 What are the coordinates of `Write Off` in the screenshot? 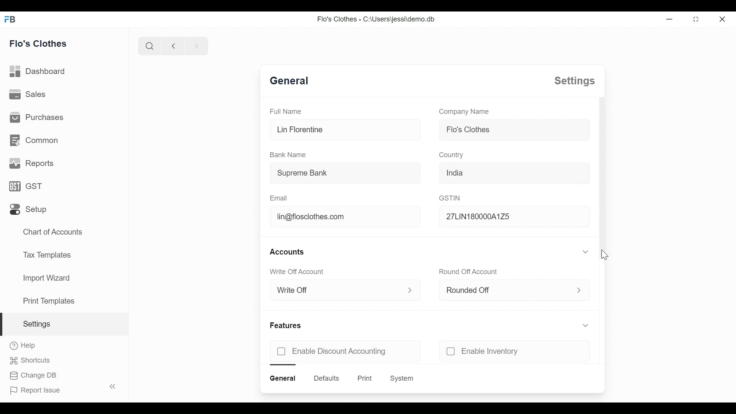 It's located at (336, 291).